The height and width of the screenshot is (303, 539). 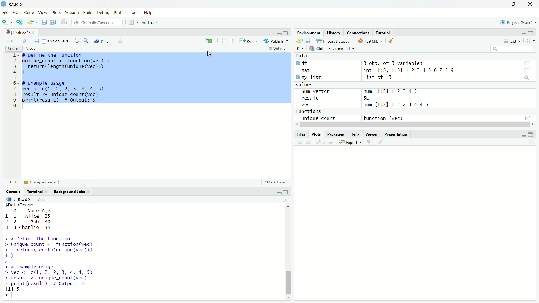 I want to click on minimize, so click(x=278, y=193).